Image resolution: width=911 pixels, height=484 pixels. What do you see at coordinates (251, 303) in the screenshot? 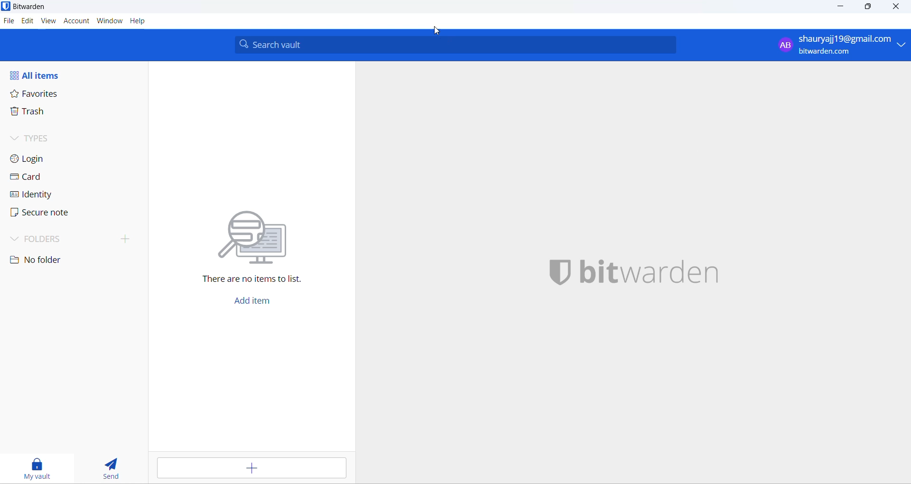
I see `add item button` at bounding box center [251, 303].